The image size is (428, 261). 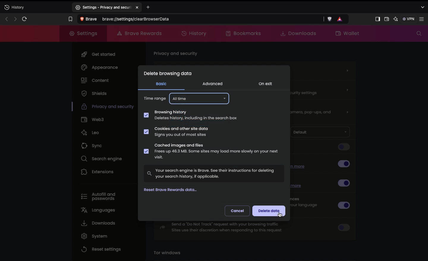 I want to click on AI, so click(x=395, y=19).